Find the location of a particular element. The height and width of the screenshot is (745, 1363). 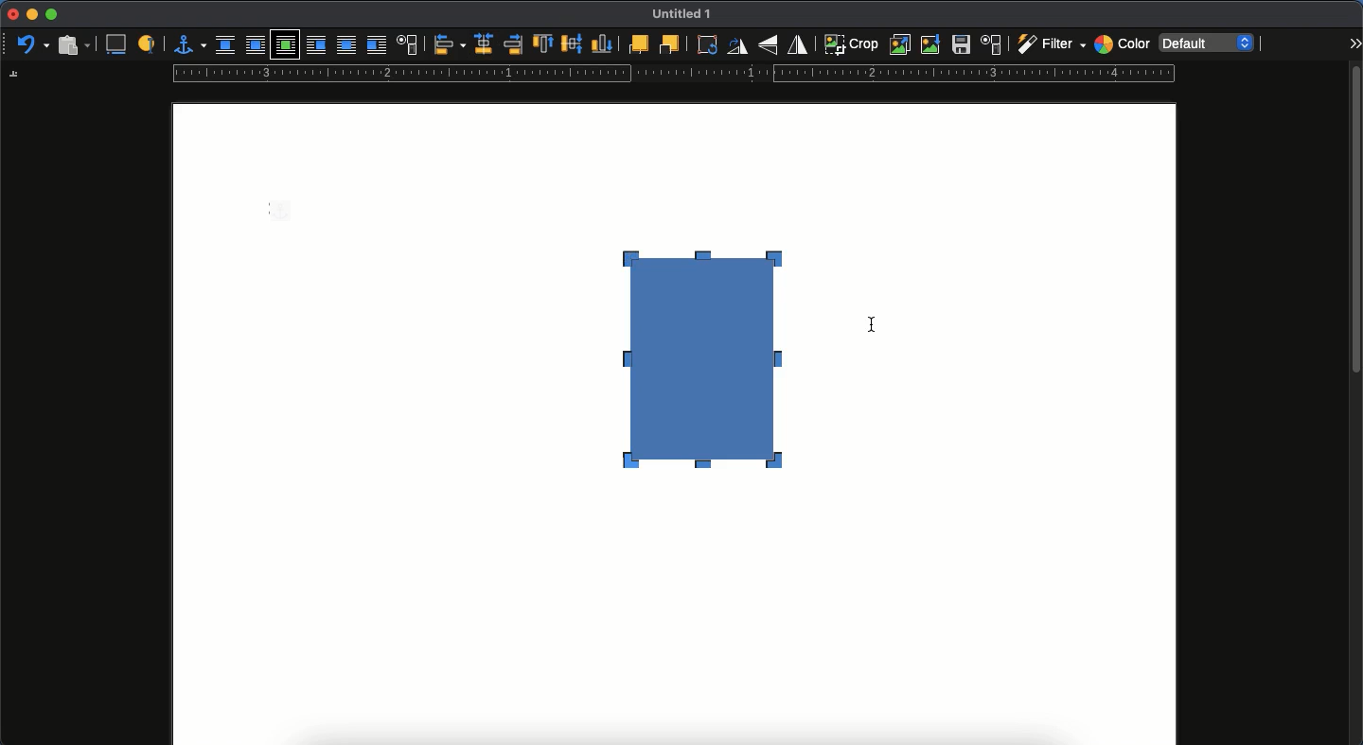

flip vertically  is located at coordinates (770, 44).